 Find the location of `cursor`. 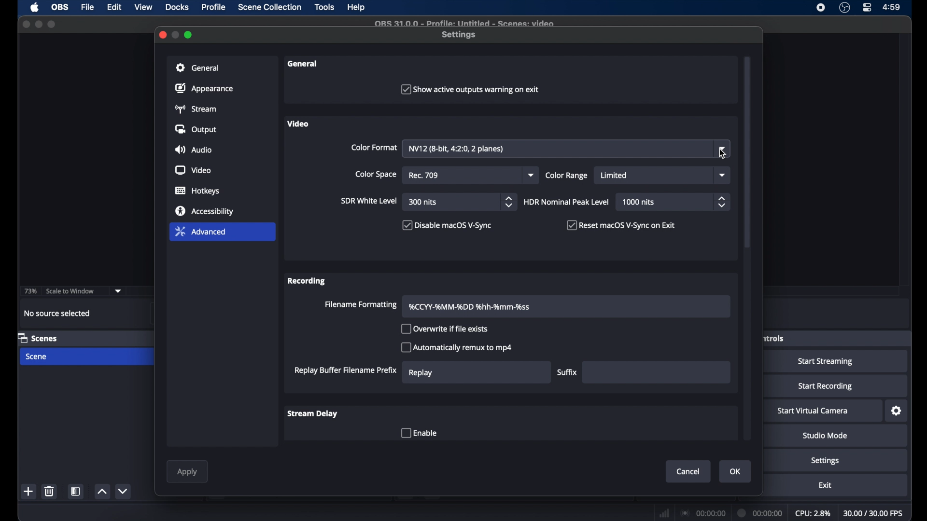

cursor is located at coordinates (721, 154).